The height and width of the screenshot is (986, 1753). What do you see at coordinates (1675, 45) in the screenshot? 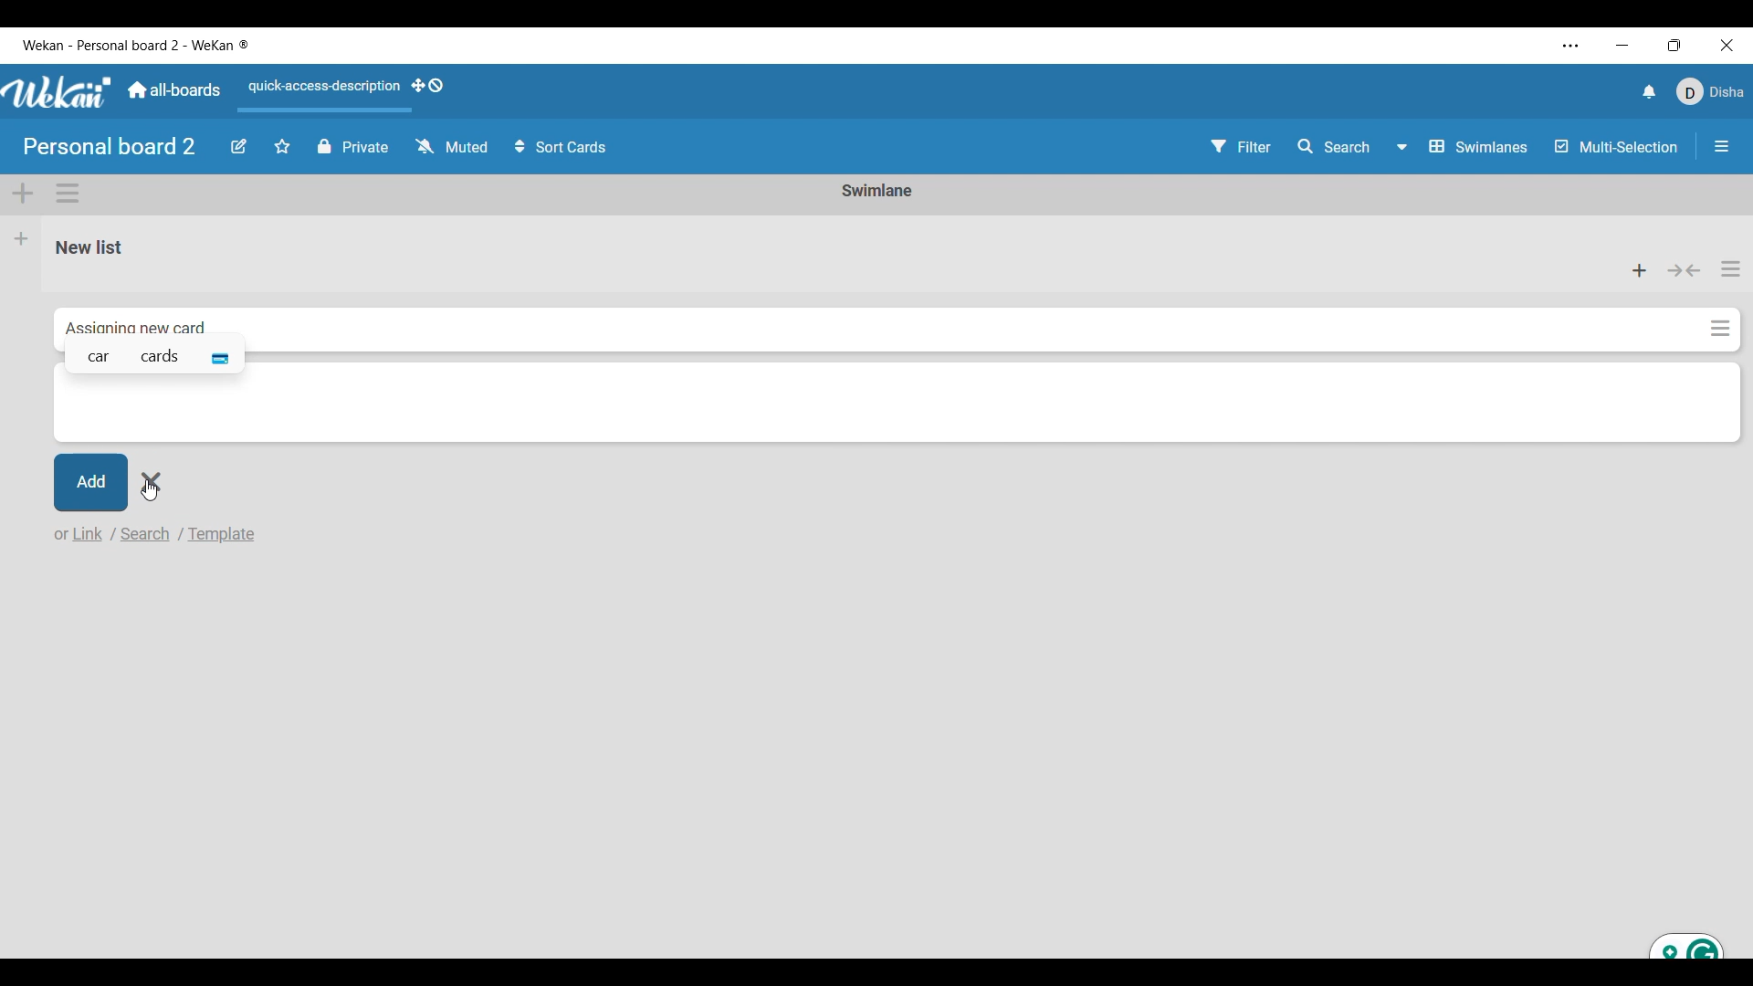
I see `Show interface in a smaller tab ` at bounding box center [1675, 45].